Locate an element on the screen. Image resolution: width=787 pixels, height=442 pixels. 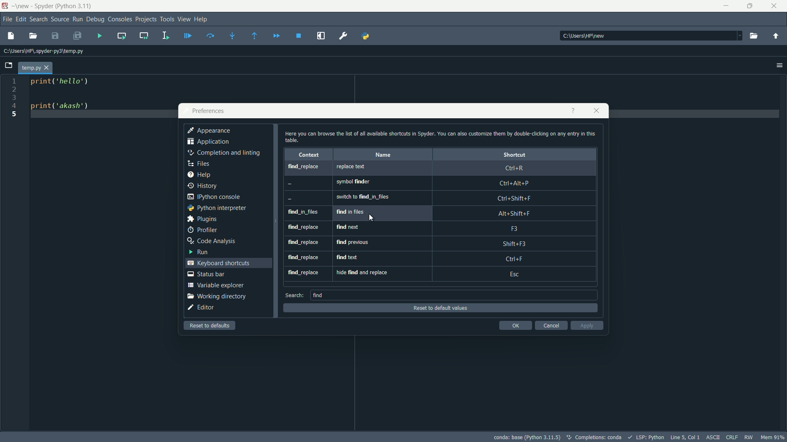
~\new -  Spyder (Python 3.11) is located at coordinates (52, 6).